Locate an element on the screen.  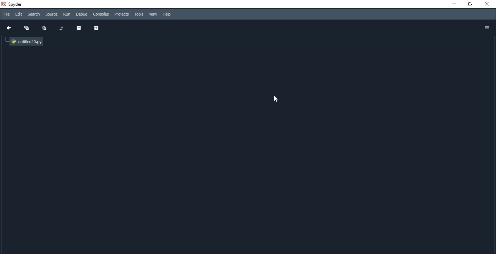
options is located at coordinates (487, 28).